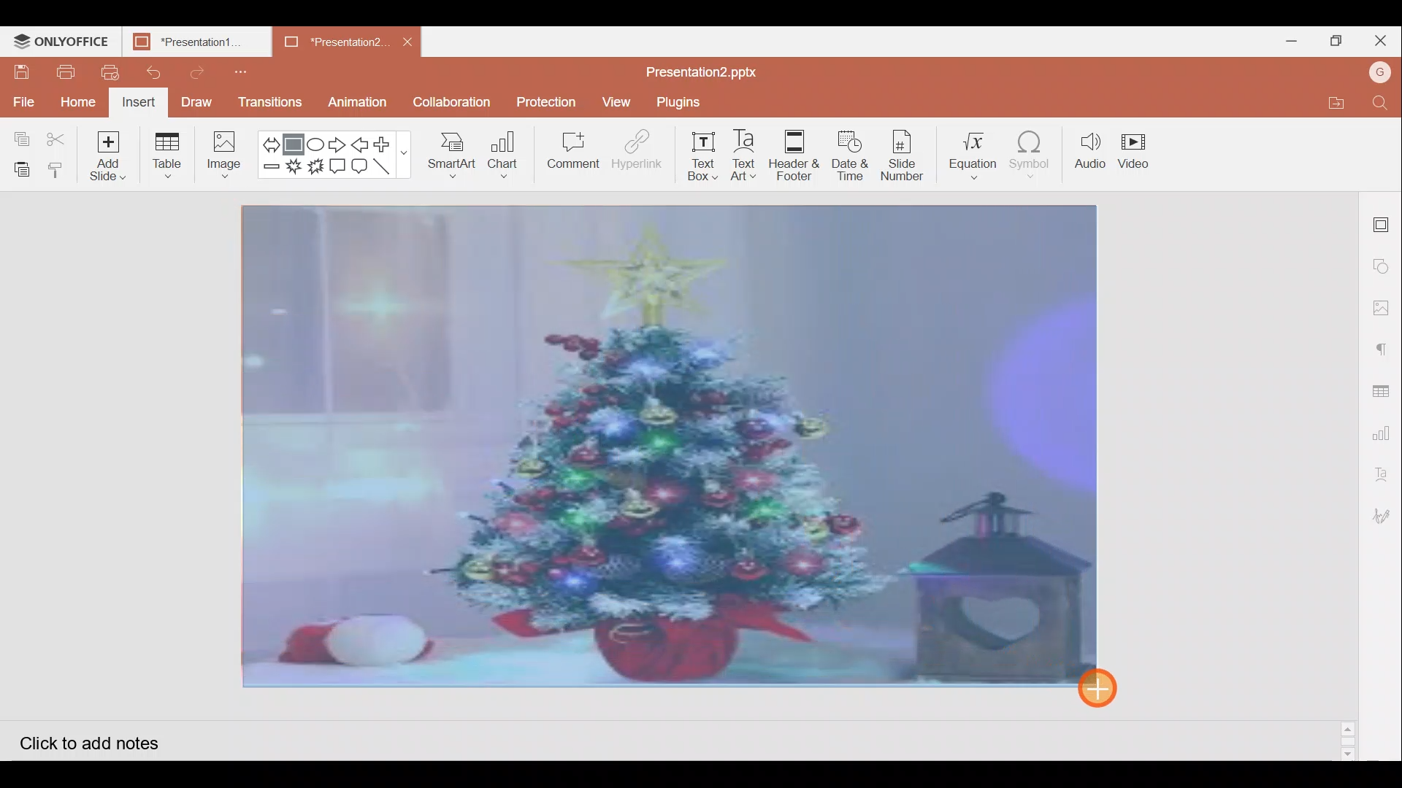 This screenshot has height=788, width=1402. Describe the element at coordinates (338, 142) in the screenshot. I see `Right arrow` at that location.